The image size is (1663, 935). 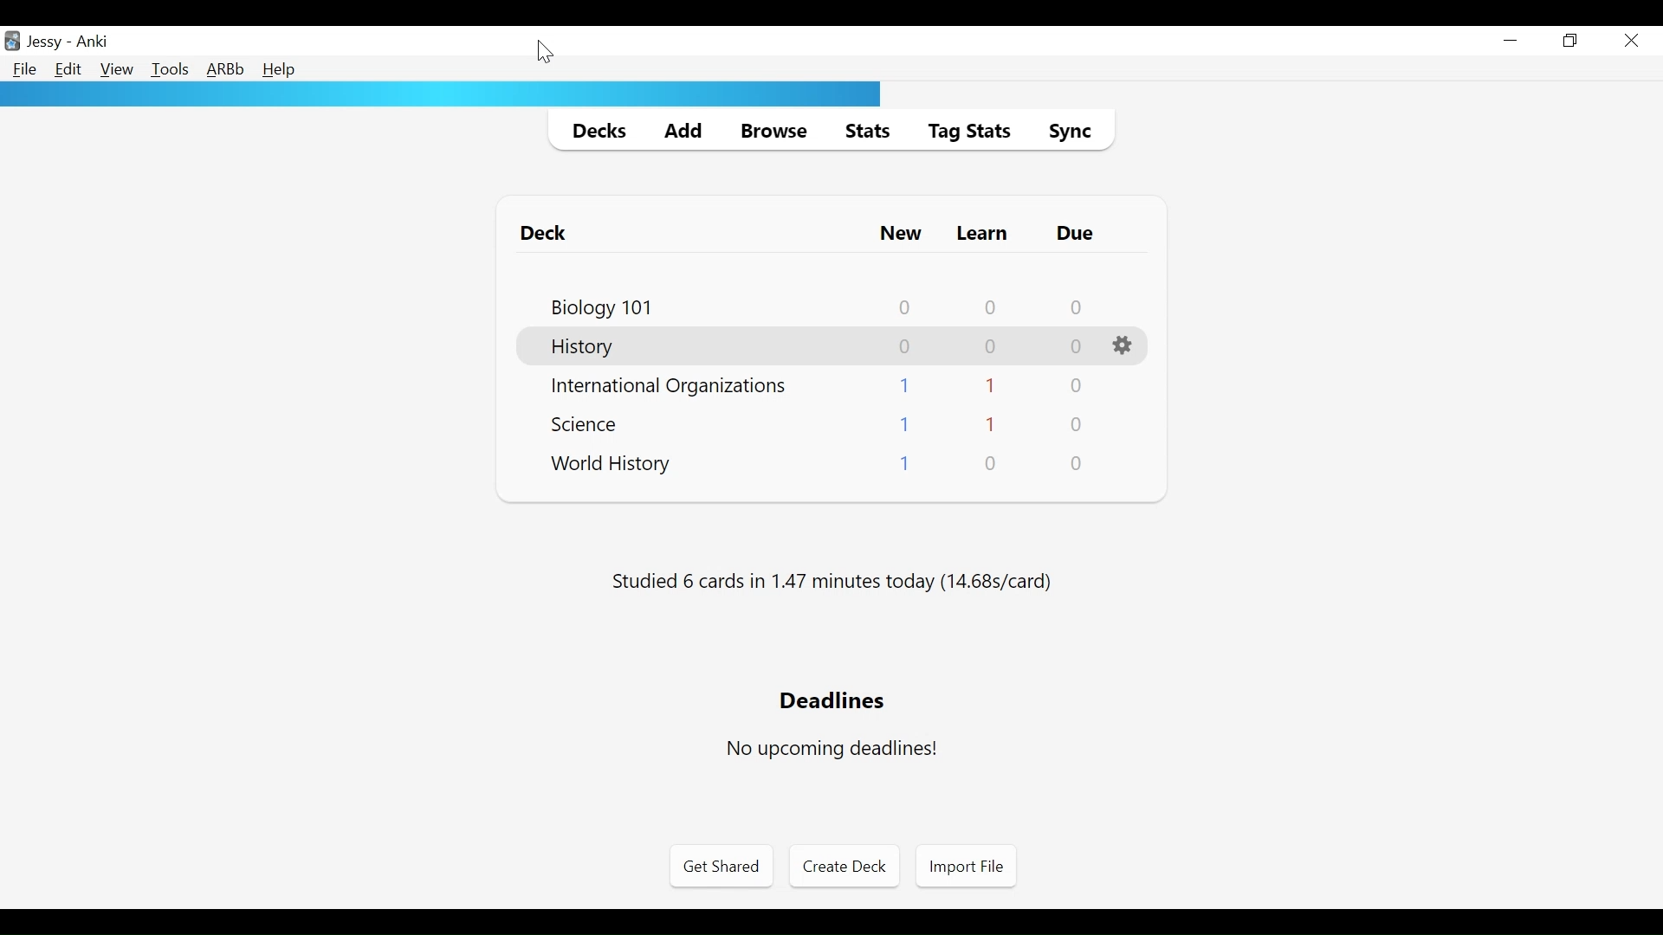 I want to click on Browse, so click(x=770, y=130).